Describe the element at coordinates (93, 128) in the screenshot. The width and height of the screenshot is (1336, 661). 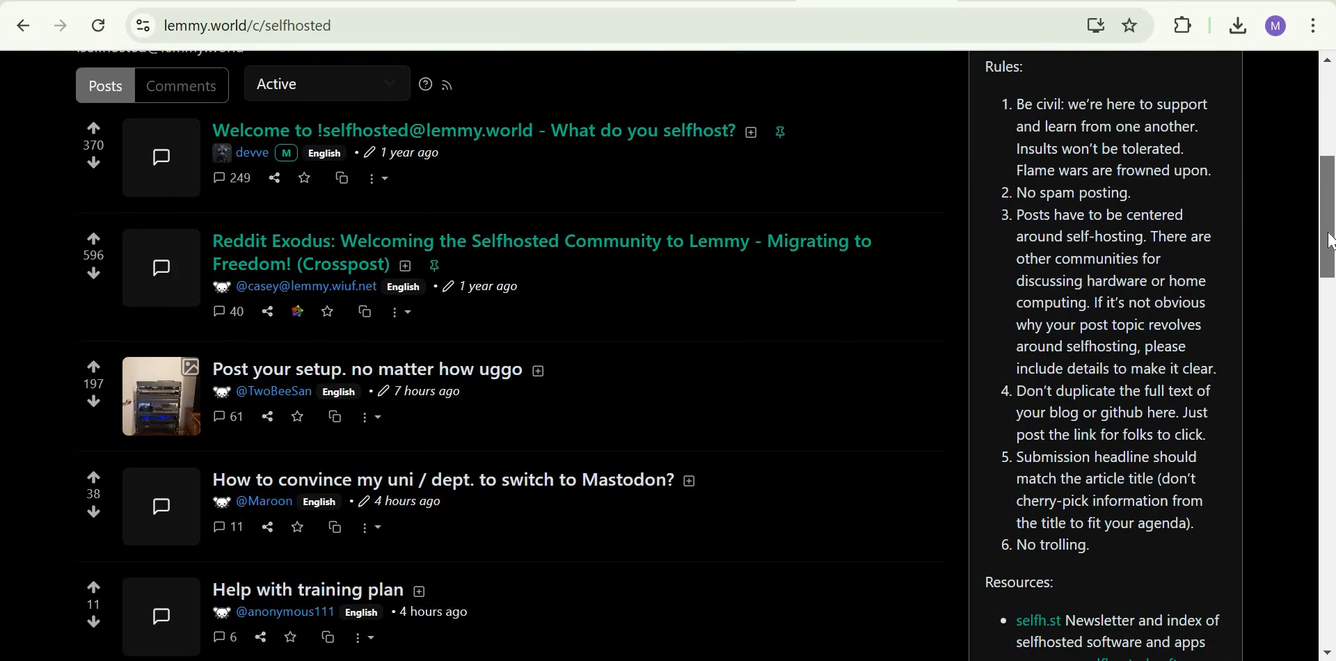
I see `upvote` at that location.